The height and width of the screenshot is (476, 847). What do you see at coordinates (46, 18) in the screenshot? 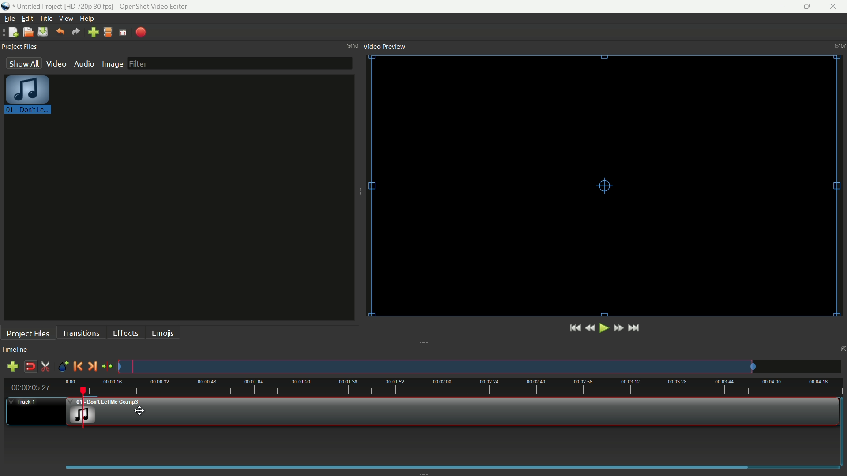
I see `title menu` at bounding box center [46, 18].